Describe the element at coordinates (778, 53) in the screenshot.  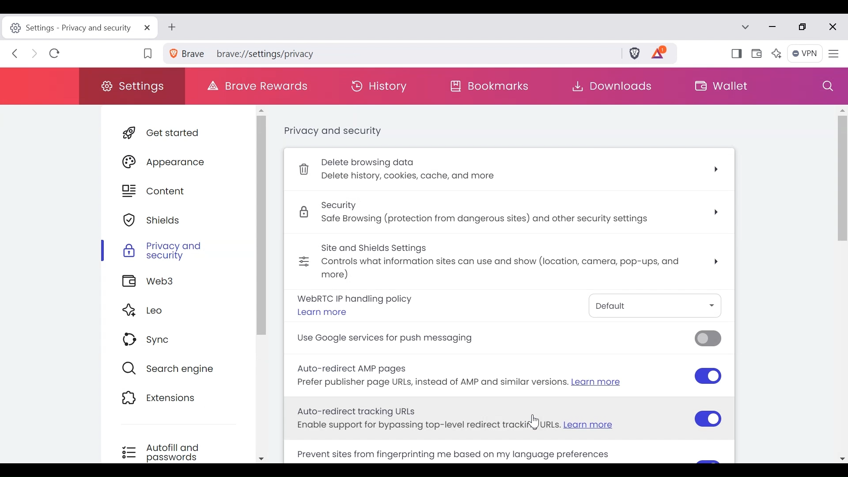
I see `Leo AI` at that location.